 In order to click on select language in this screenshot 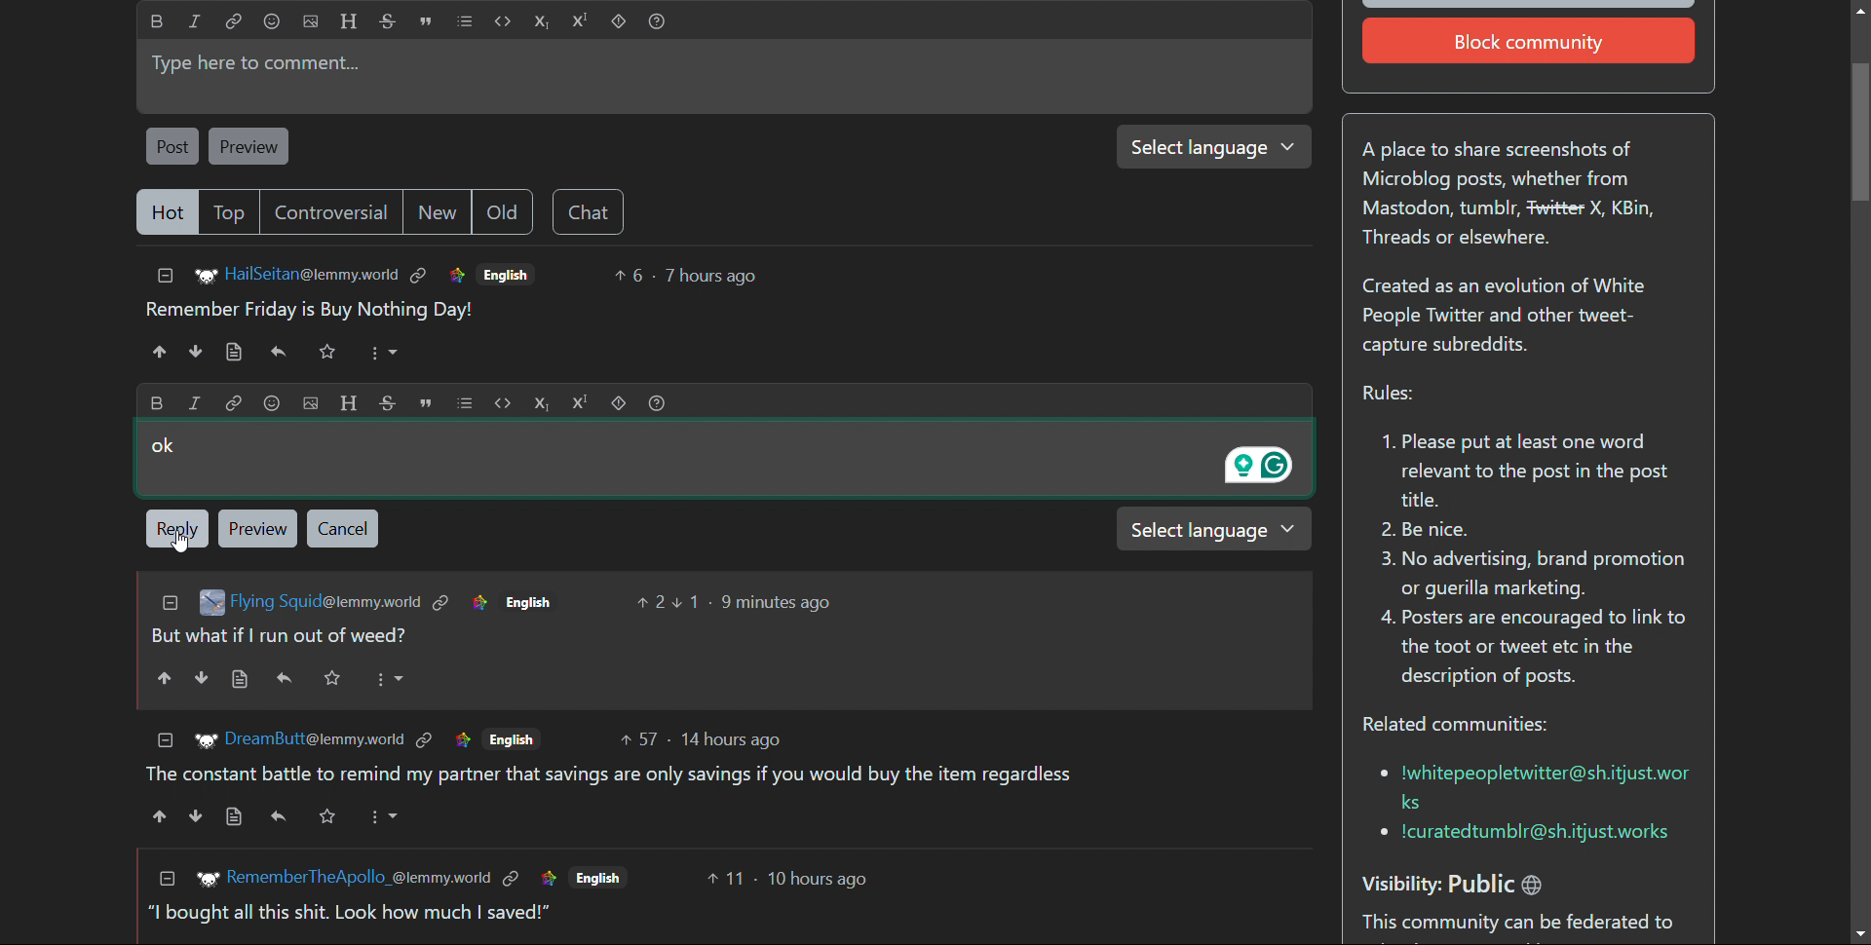, I will do `click(1206, 146)`.